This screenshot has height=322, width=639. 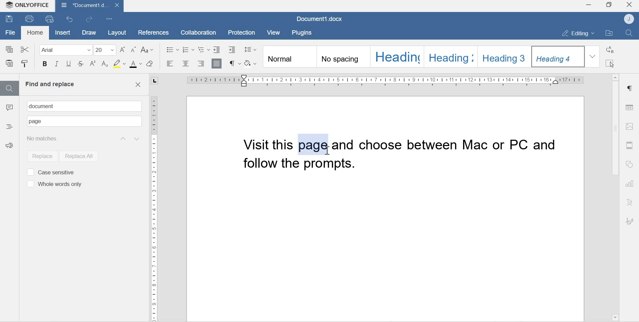 I want to click on Replace, so click(x=611, y=50).